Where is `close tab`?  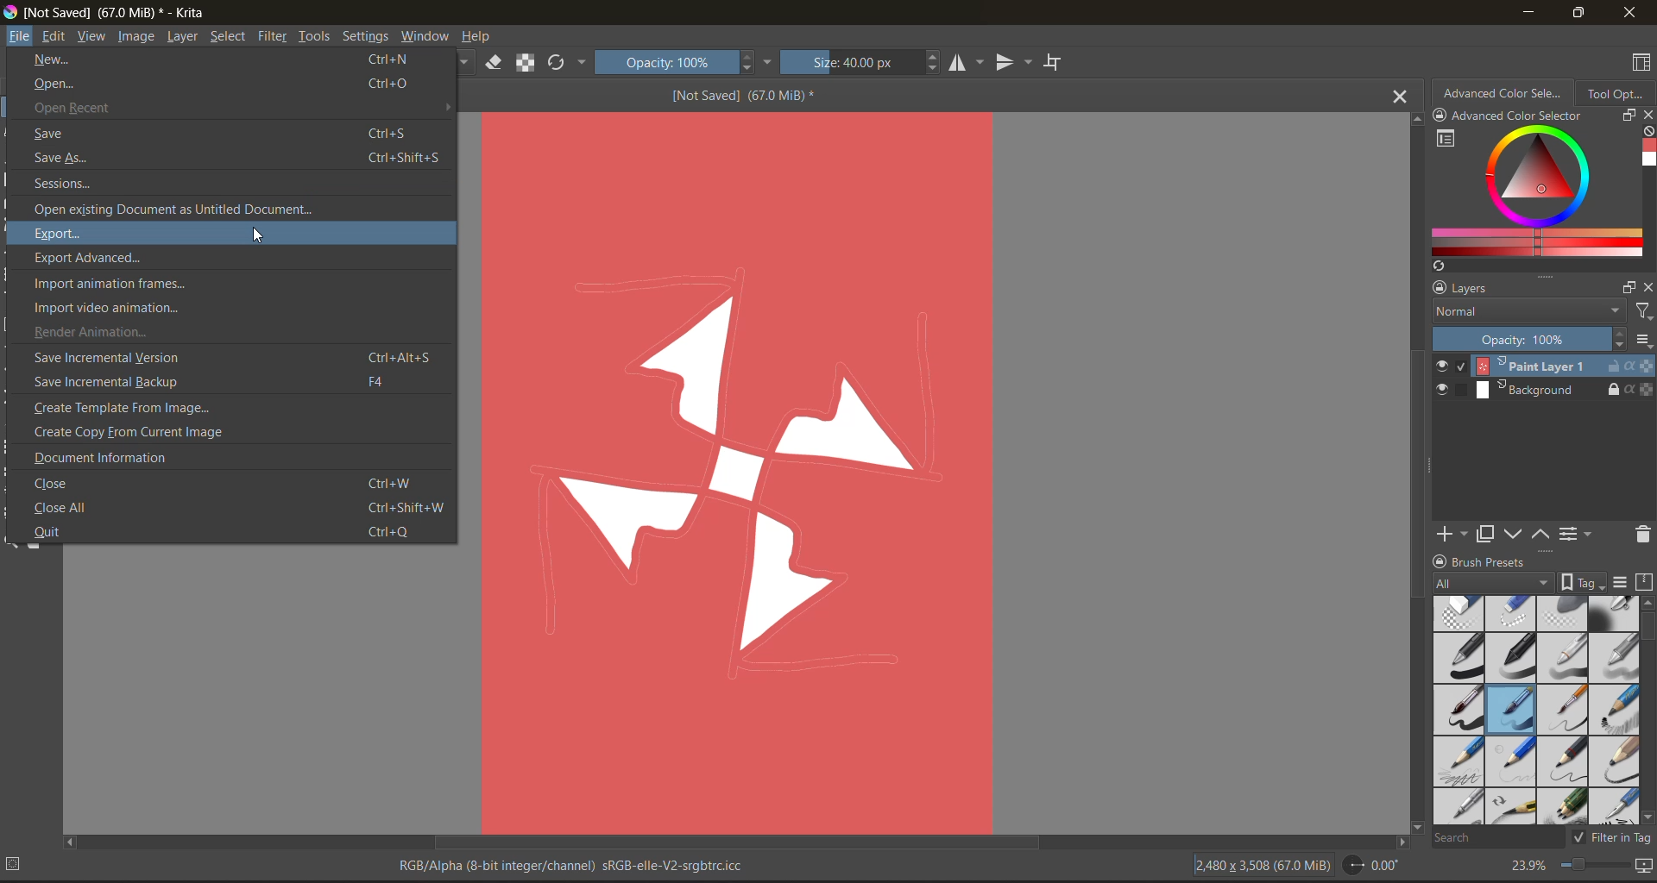
close tab is located at coordinates (1396, 100).